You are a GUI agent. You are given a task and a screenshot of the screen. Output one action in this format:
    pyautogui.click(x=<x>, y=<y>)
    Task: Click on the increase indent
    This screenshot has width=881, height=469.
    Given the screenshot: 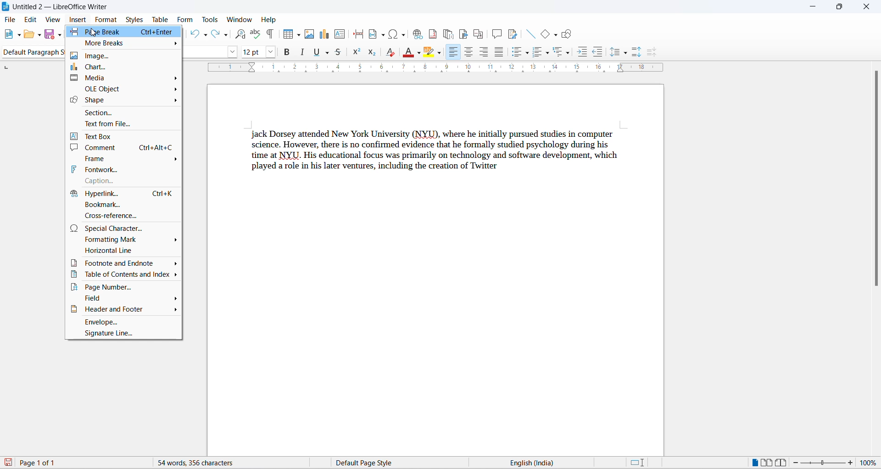 What is the action you would take?
    pyautogui.click(x=582, y=53)
    